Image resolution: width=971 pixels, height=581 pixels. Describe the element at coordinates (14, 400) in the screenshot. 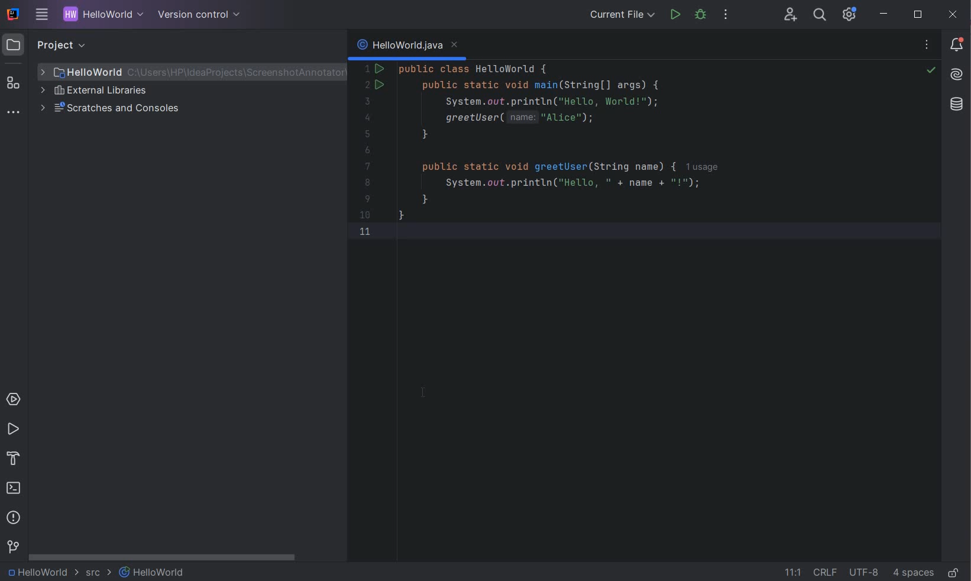

I see `SERVICES` at that location.